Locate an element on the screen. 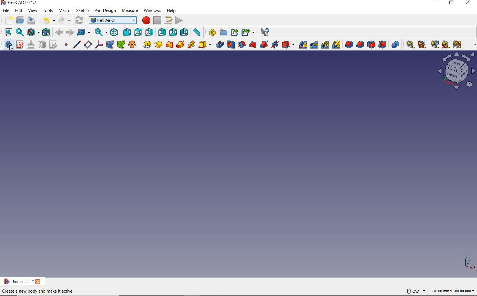 The image size is (477, 296). Share is located at coordinates (234, 33).